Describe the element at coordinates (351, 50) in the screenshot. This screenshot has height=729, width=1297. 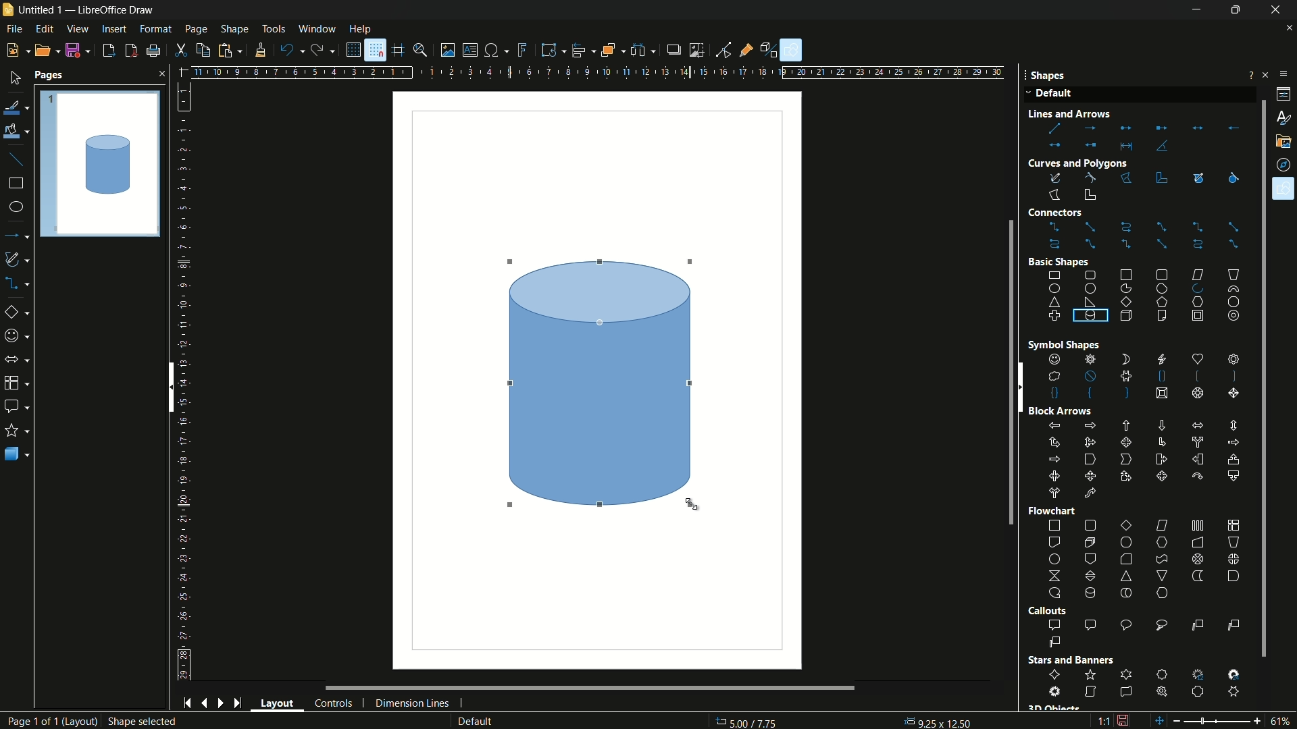
I see `display grid` at that location.